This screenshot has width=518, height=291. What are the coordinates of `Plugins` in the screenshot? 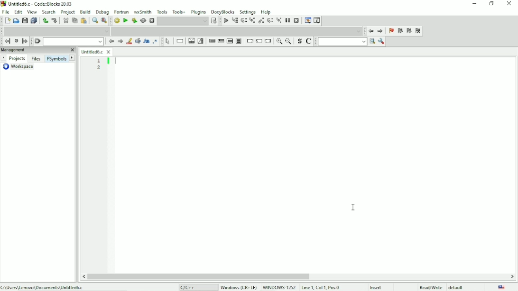 It's located at (198, 12).